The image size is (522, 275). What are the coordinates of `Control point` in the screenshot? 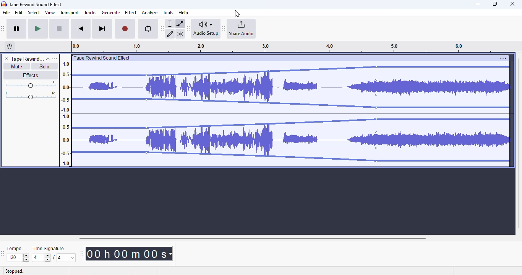 It's located at (146, 99).